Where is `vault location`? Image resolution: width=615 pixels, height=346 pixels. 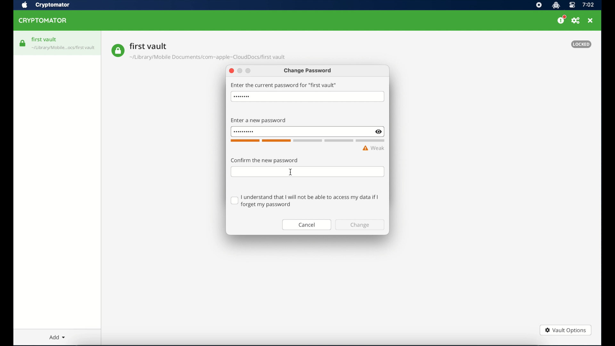
vault location is located at coordinates (208, 58).